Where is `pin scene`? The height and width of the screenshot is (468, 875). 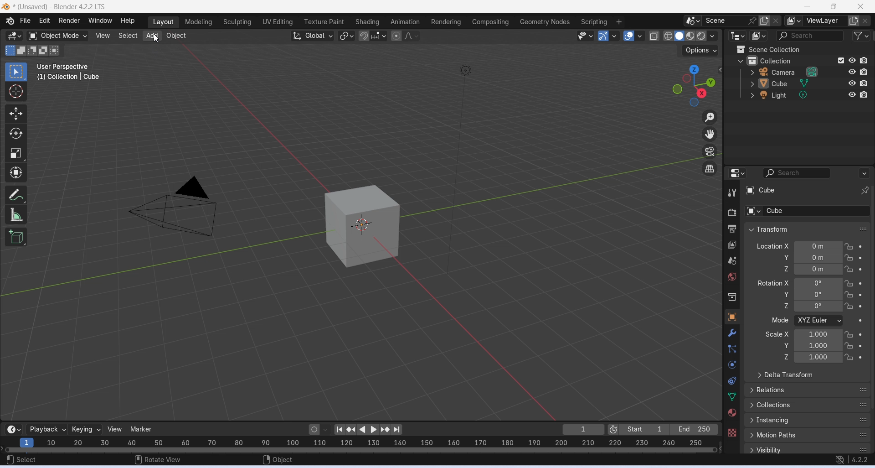
pin scene is located at coordinates (753, 21).